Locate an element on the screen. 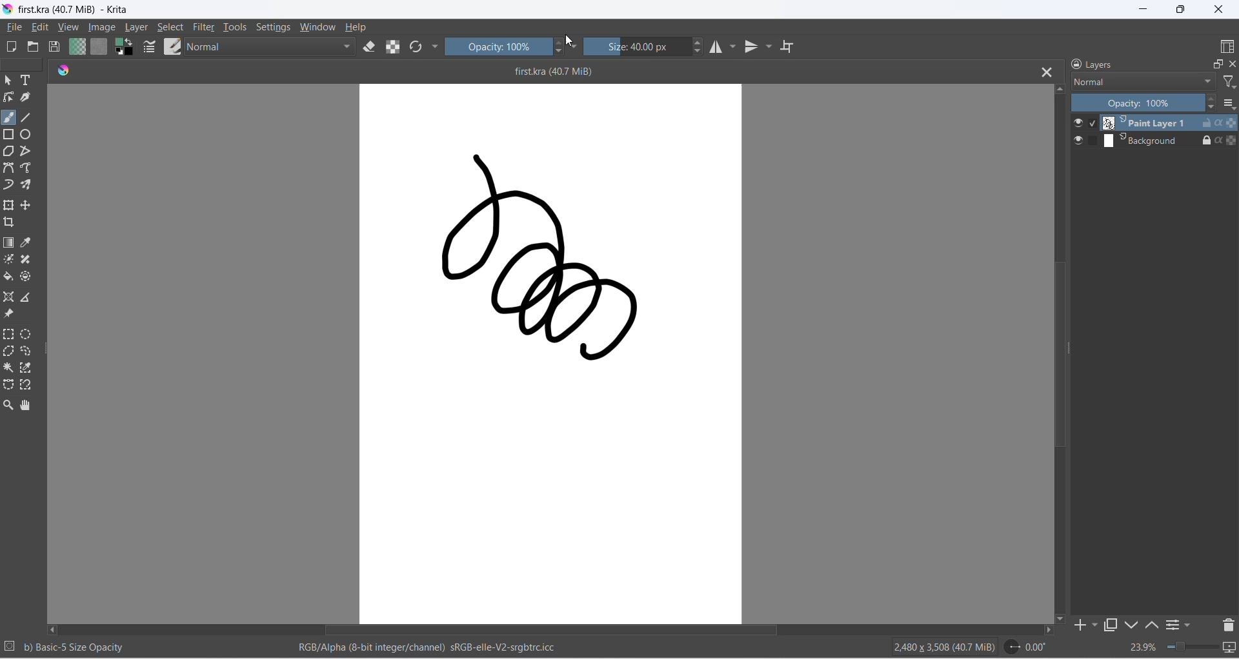 The height and width of the screenshot is (659, 1239). multibrush tool is located at coordinates (26, 185).